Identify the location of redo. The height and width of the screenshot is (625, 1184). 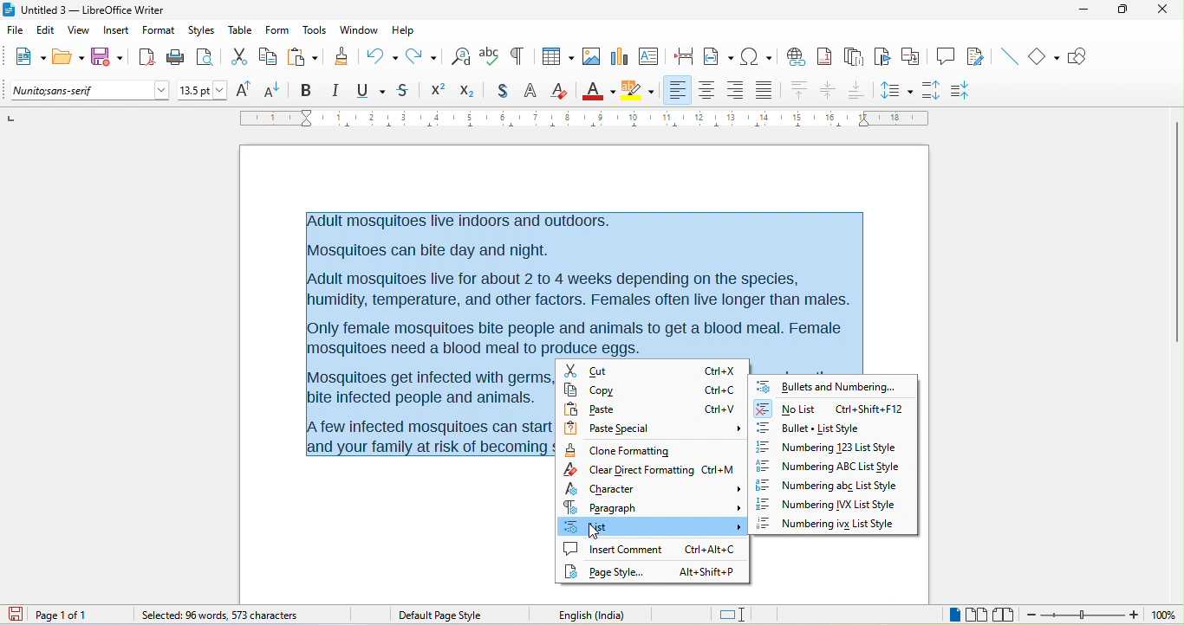
(424, 55).